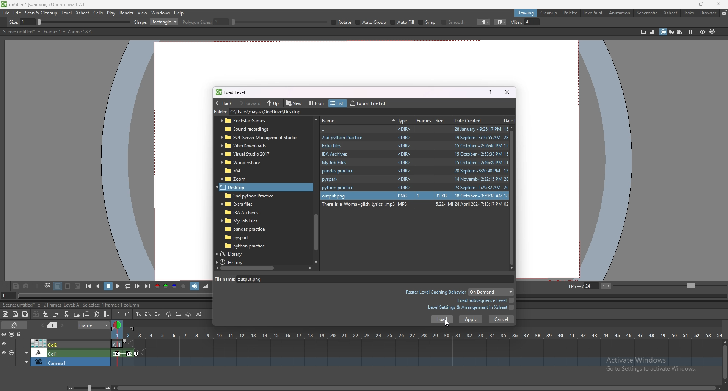  What do you see at coordinates (94, 324) in the screenshot?
I see `frame` at bounding box center [94, 324].